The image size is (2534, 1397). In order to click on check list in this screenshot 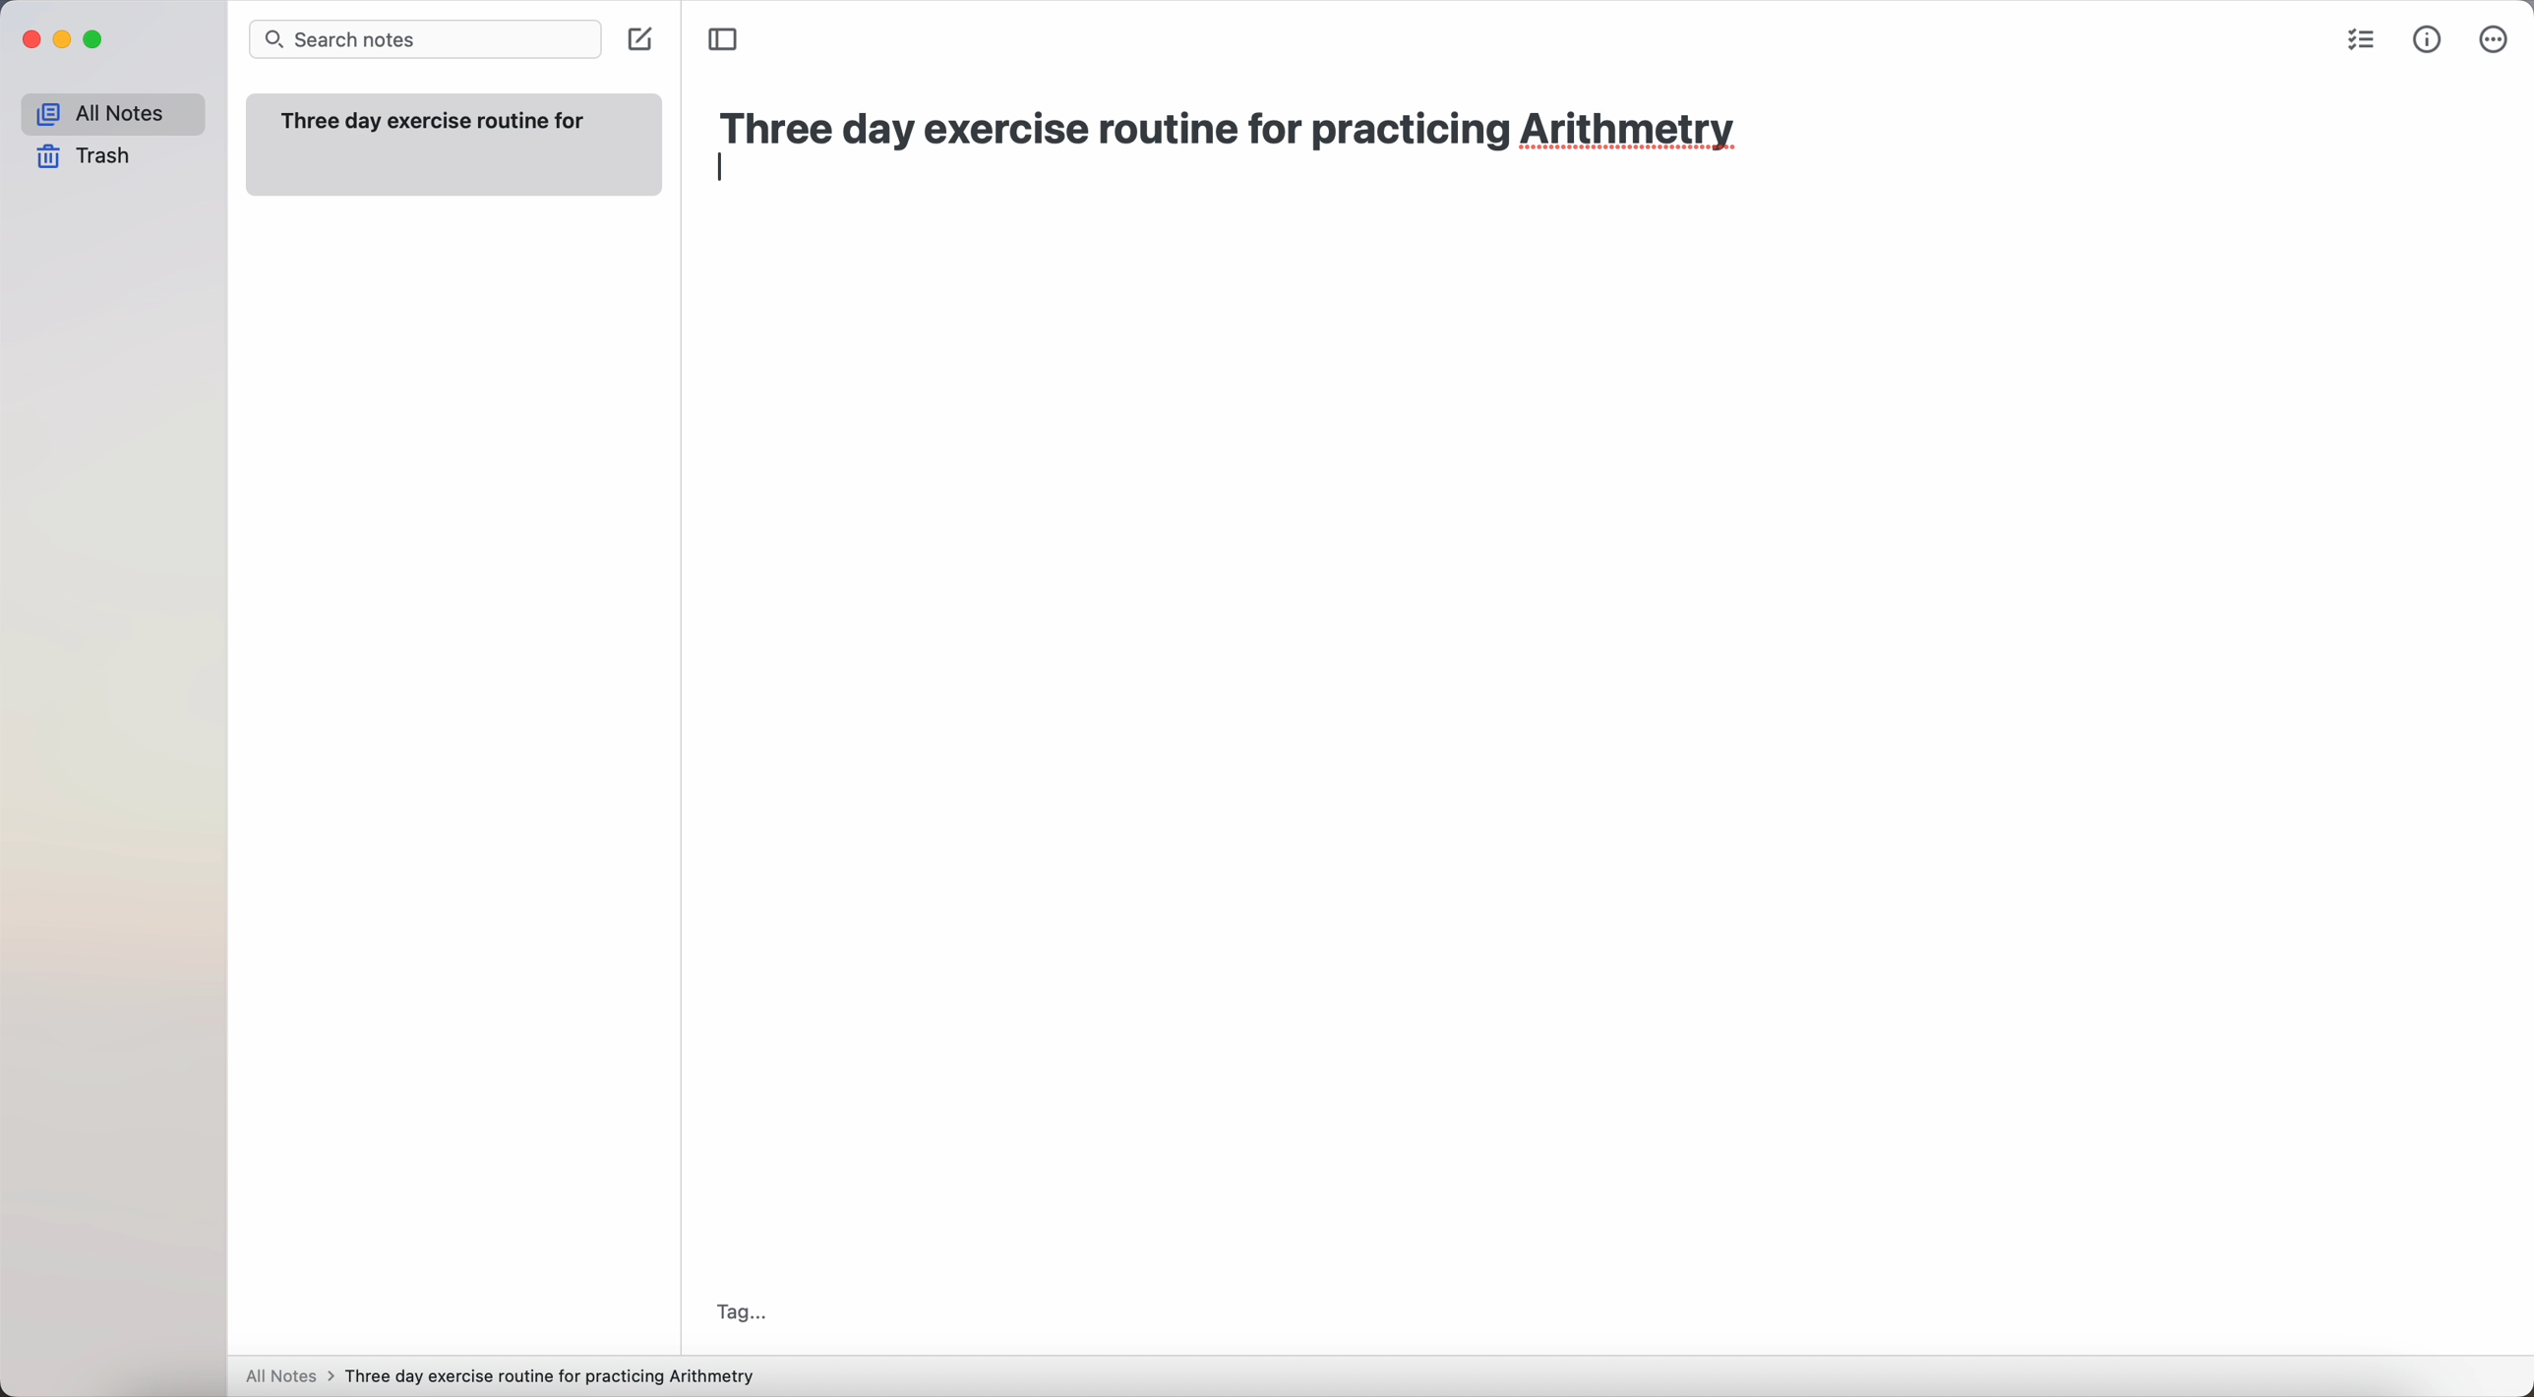, I will do `click(2358, 41)`.